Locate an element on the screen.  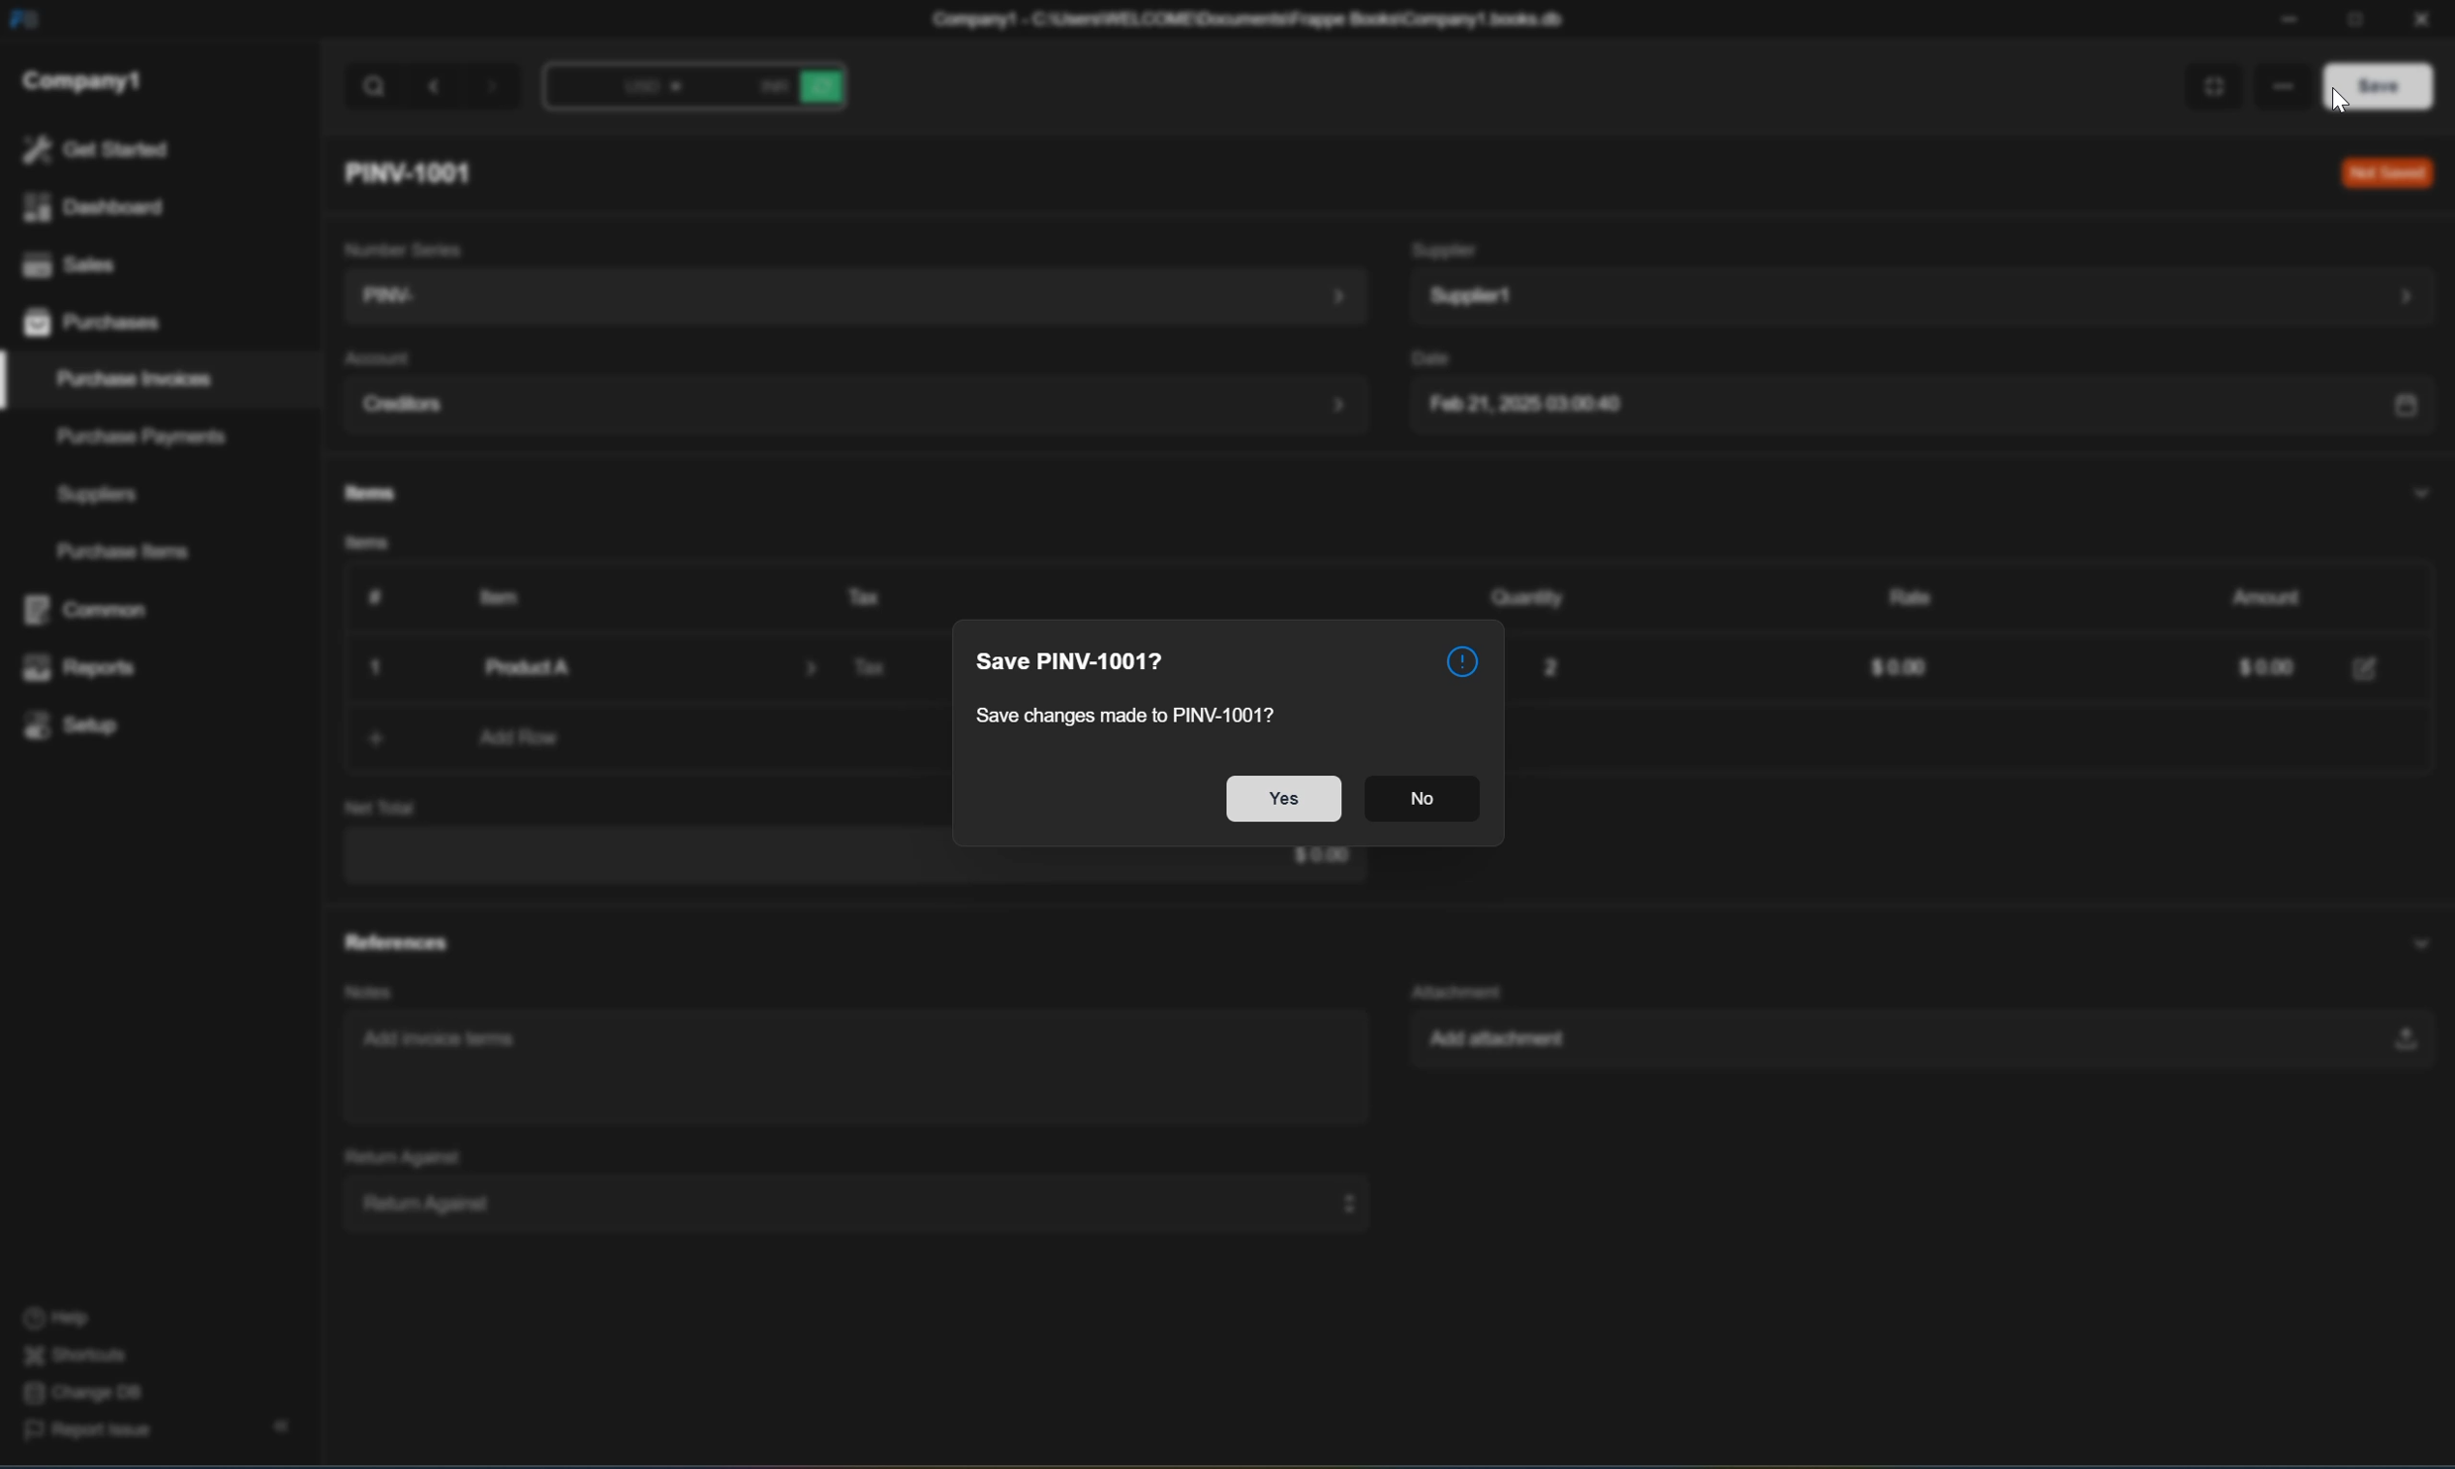
Amount is located at coordinates (2256, 595).